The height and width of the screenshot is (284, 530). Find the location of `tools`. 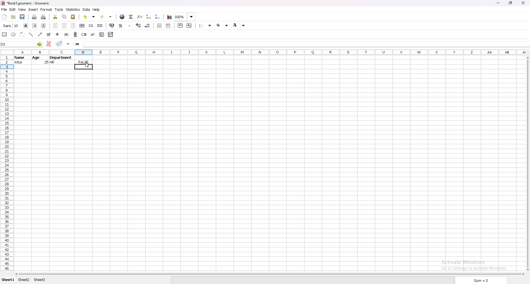

tools is located at coordinates (59, 9).